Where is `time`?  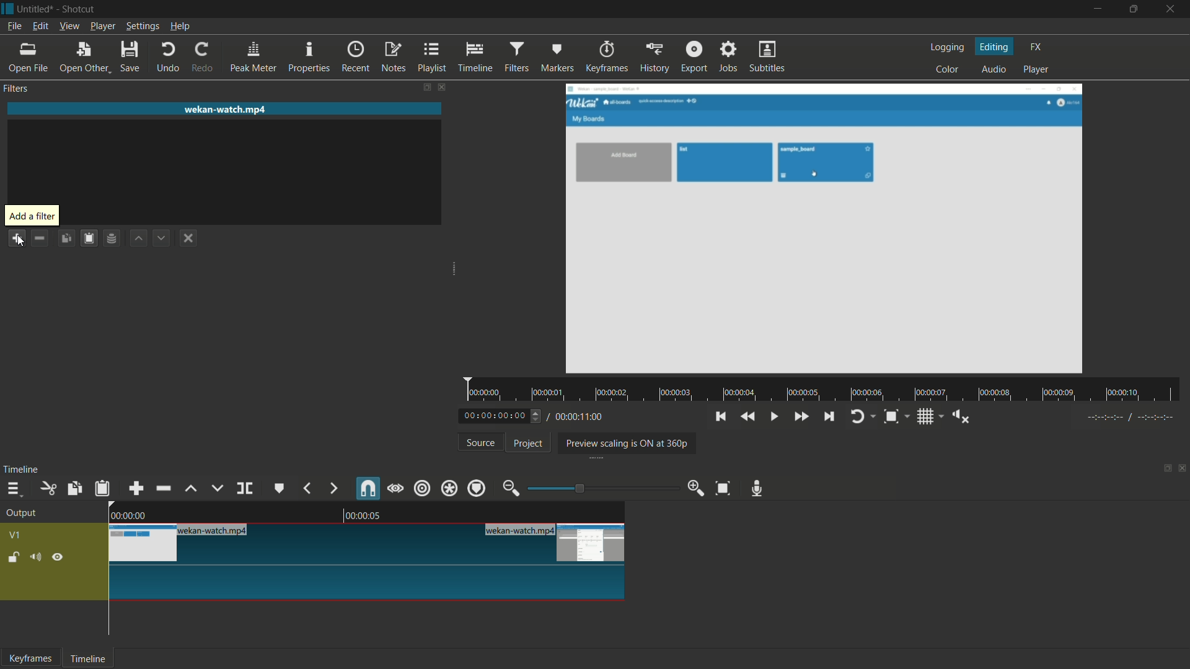 time is located at coordinates (826, 390).